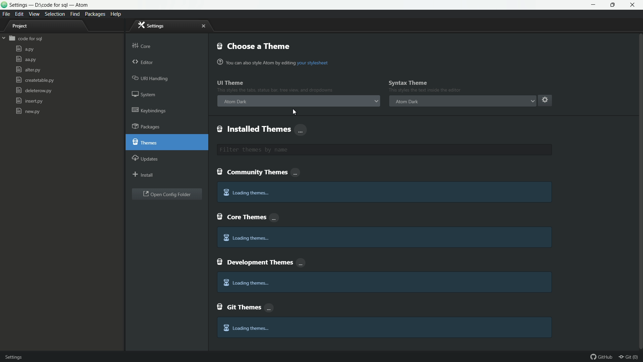 The image size is (643, 362). What do you see at coordinates (262, 261) in the screenshot?
I see `developing themes` at bounding box center [262, 261].